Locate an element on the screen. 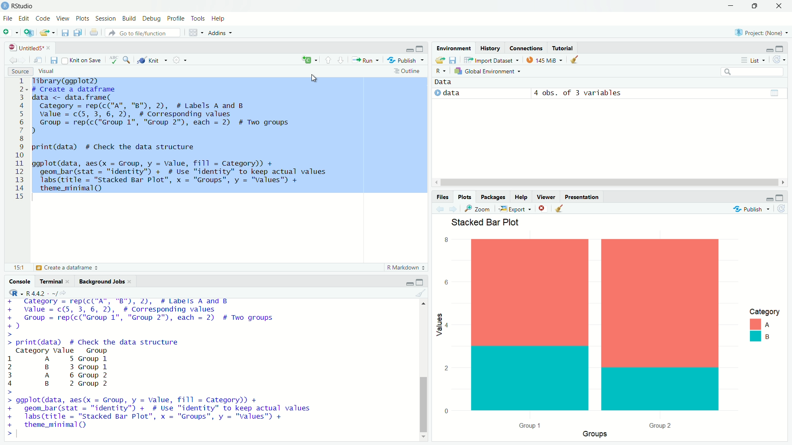 The height and width of the screenshot is (445, 792). Print the current file is located at coordinates (94, 33).